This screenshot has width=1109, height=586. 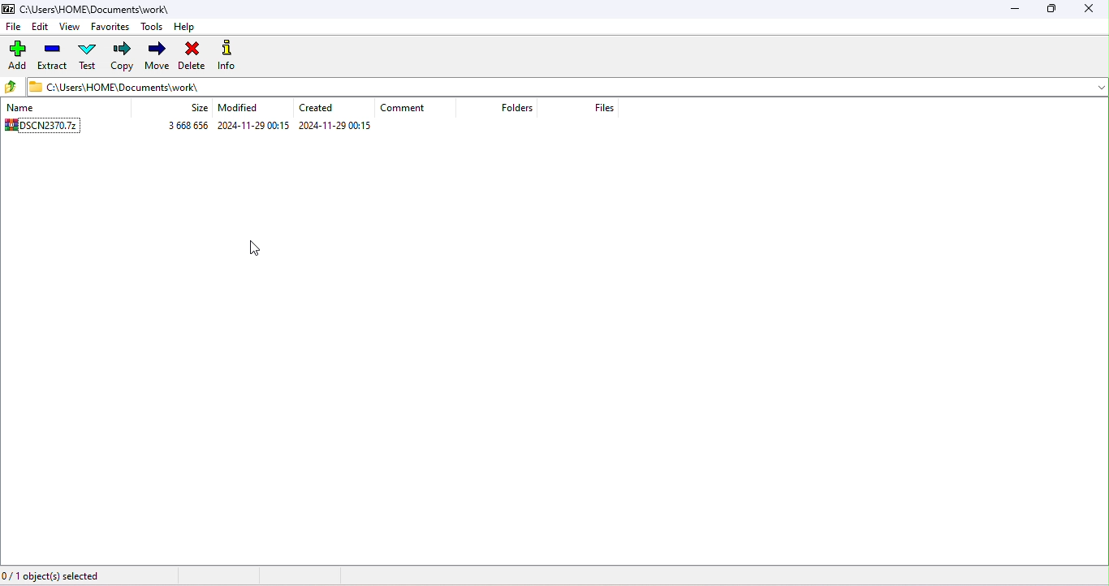 What do you see at coordinates (1094, 87) in the screenshot?
I see `drop down` at bounding box center [1094, 87].